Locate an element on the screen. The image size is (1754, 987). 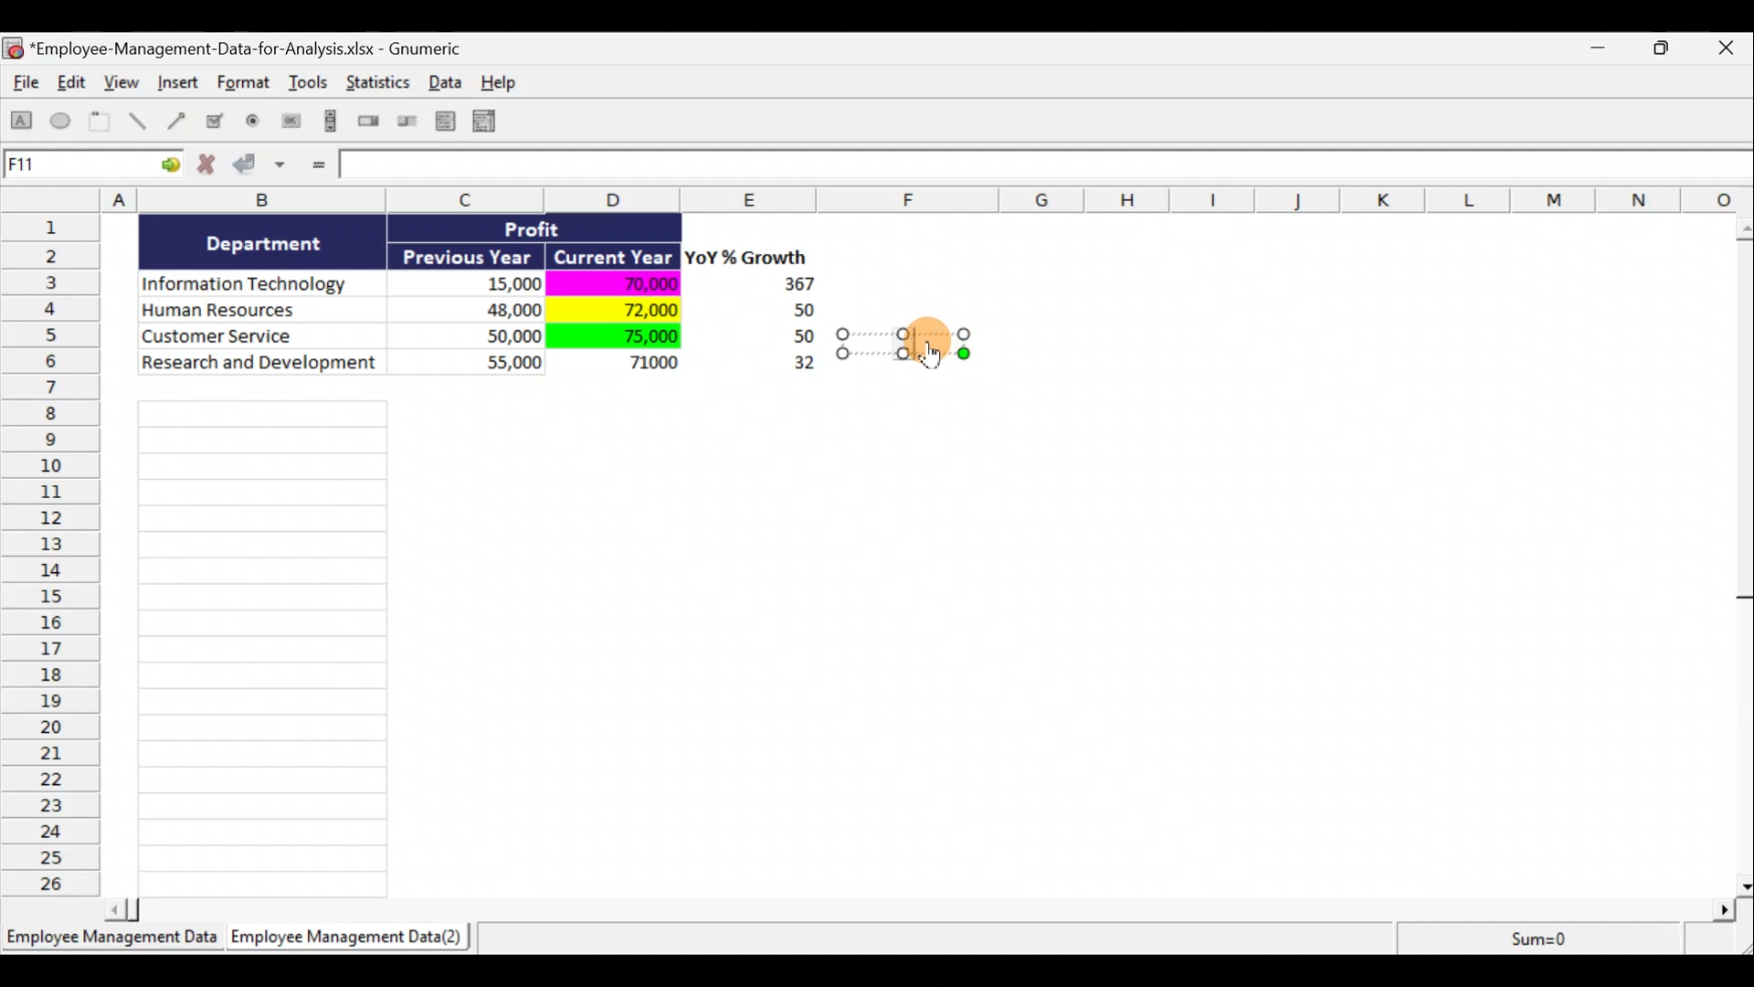
Sum=0 is located at coordinates (1536, 939).